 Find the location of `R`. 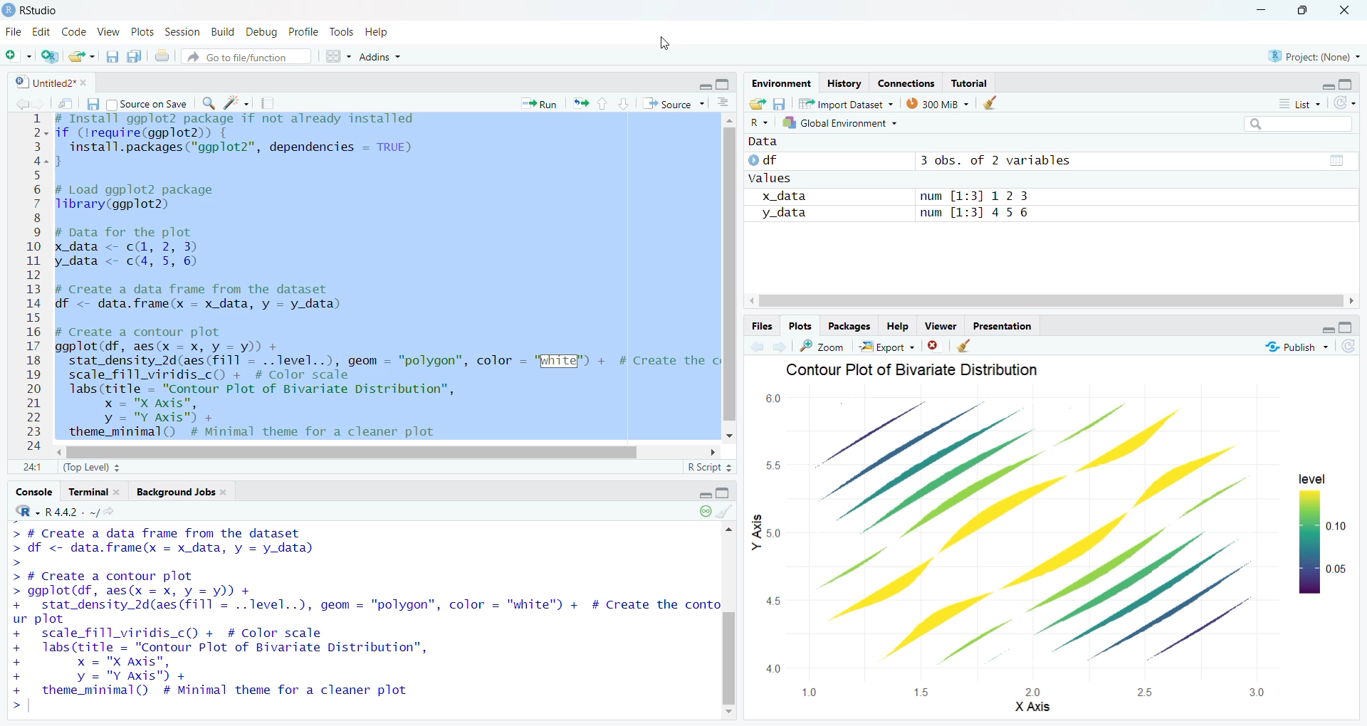

R is located at coordinates (758, 123).